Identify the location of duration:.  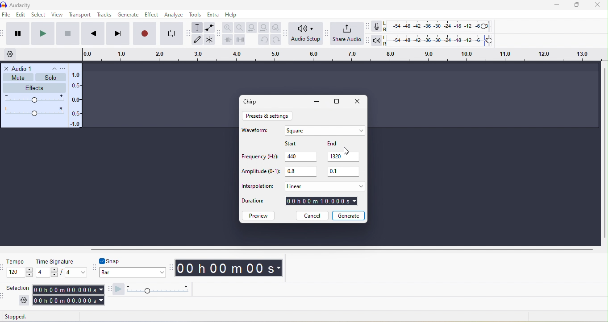
(258, 202).